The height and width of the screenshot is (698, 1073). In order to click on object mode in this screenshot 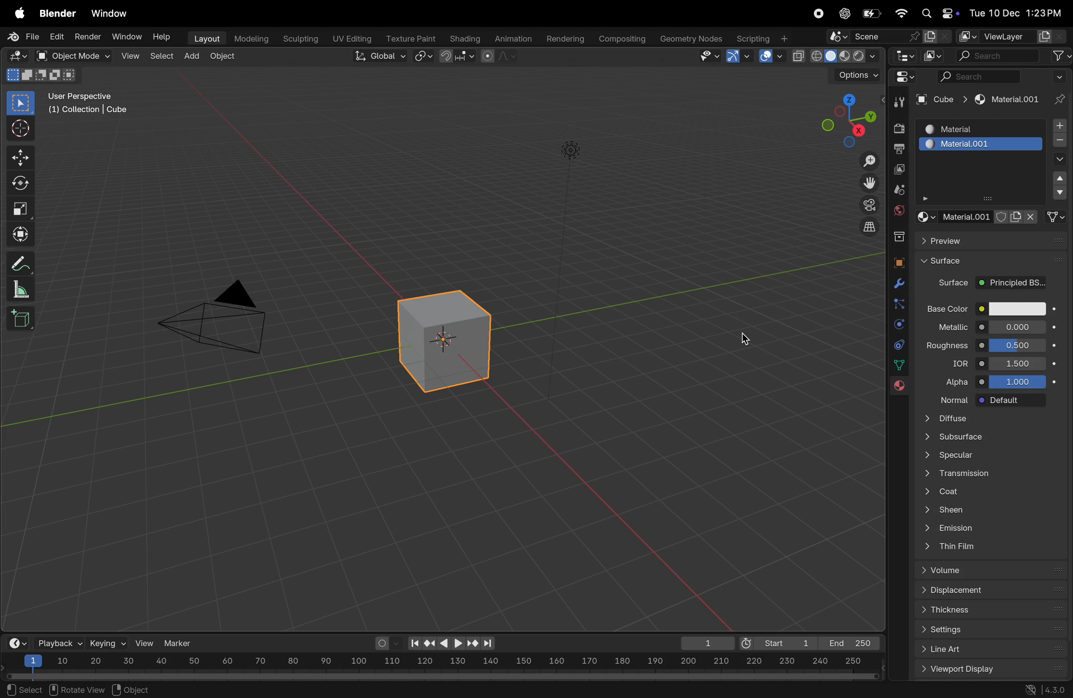, I will do `click(69, 55)`.